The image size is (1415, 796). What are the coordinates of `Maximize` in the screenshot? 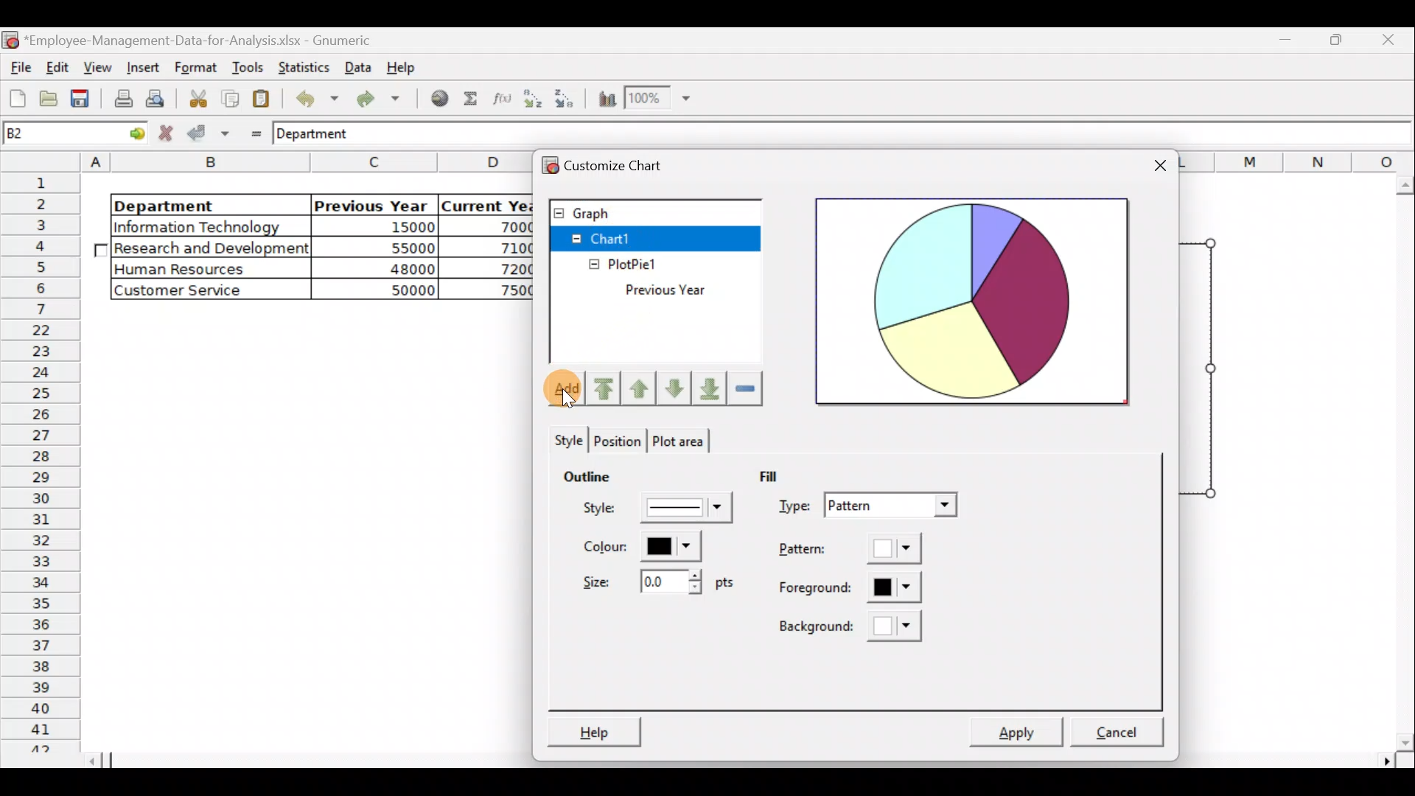 It's located at (1290, 42).